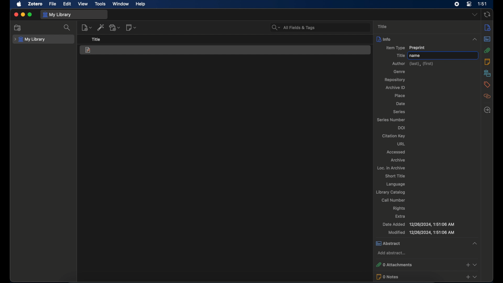  What do you see at coordinates (487, 96) in the screenshot?
I see `related` at bounding box center [487, 96].